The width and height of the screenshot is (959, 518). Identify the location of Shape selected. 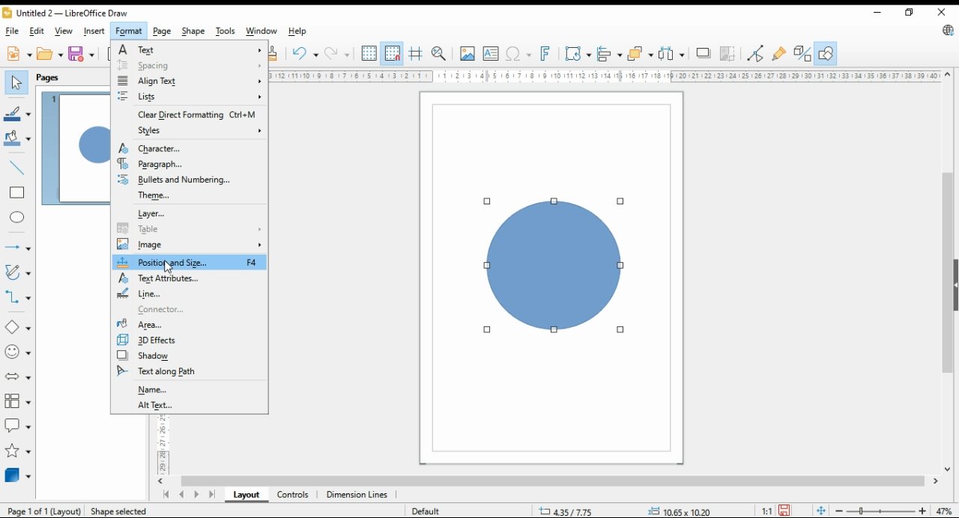
(120, 511).